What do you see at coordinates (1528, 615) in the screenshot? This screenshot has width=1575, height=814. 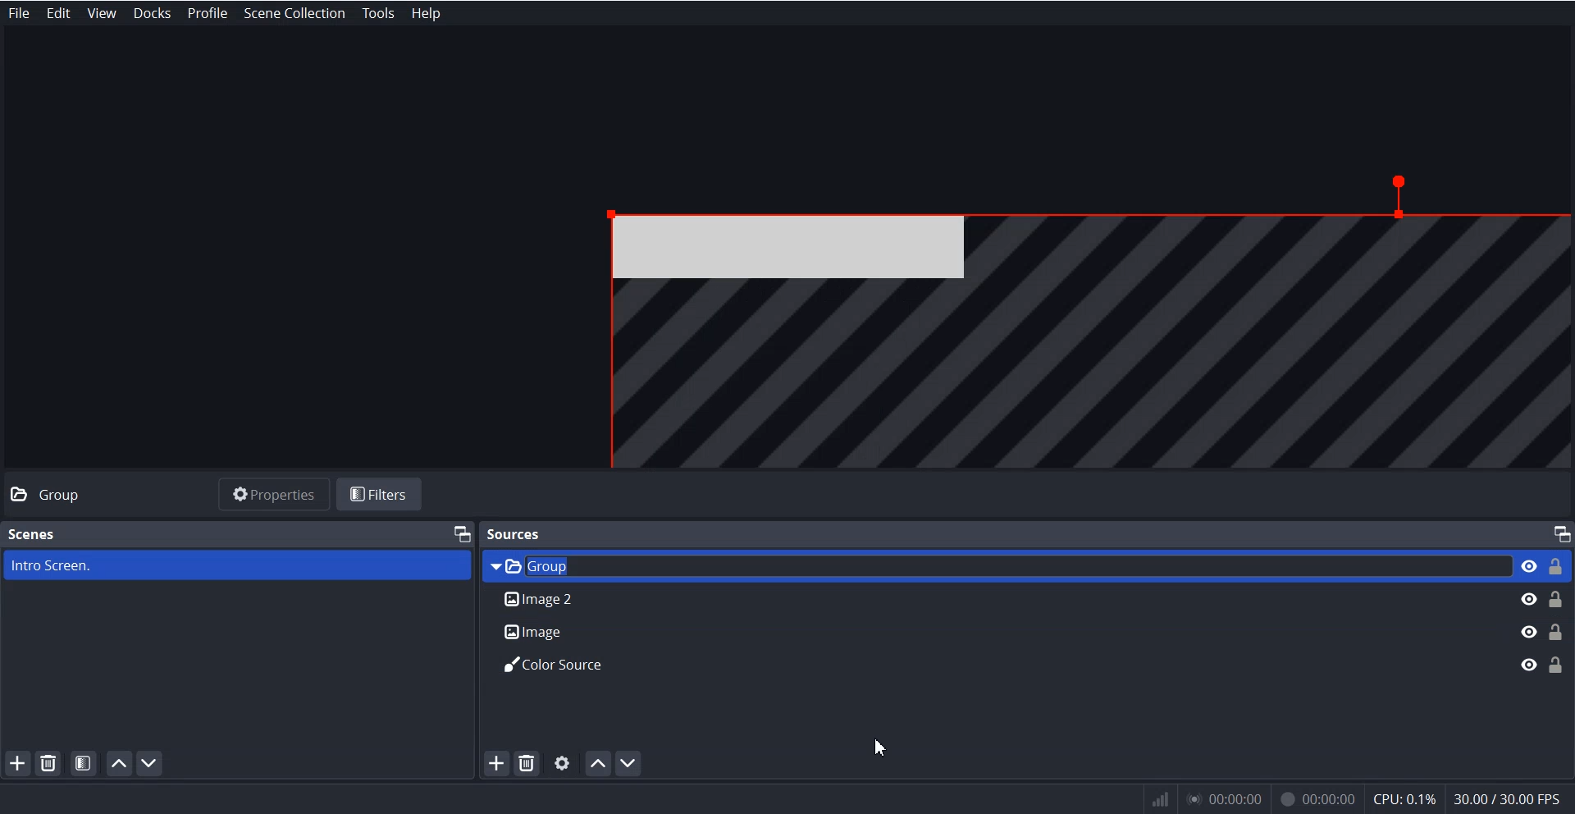 I see `Eye` at bounding box center [1528, 615].